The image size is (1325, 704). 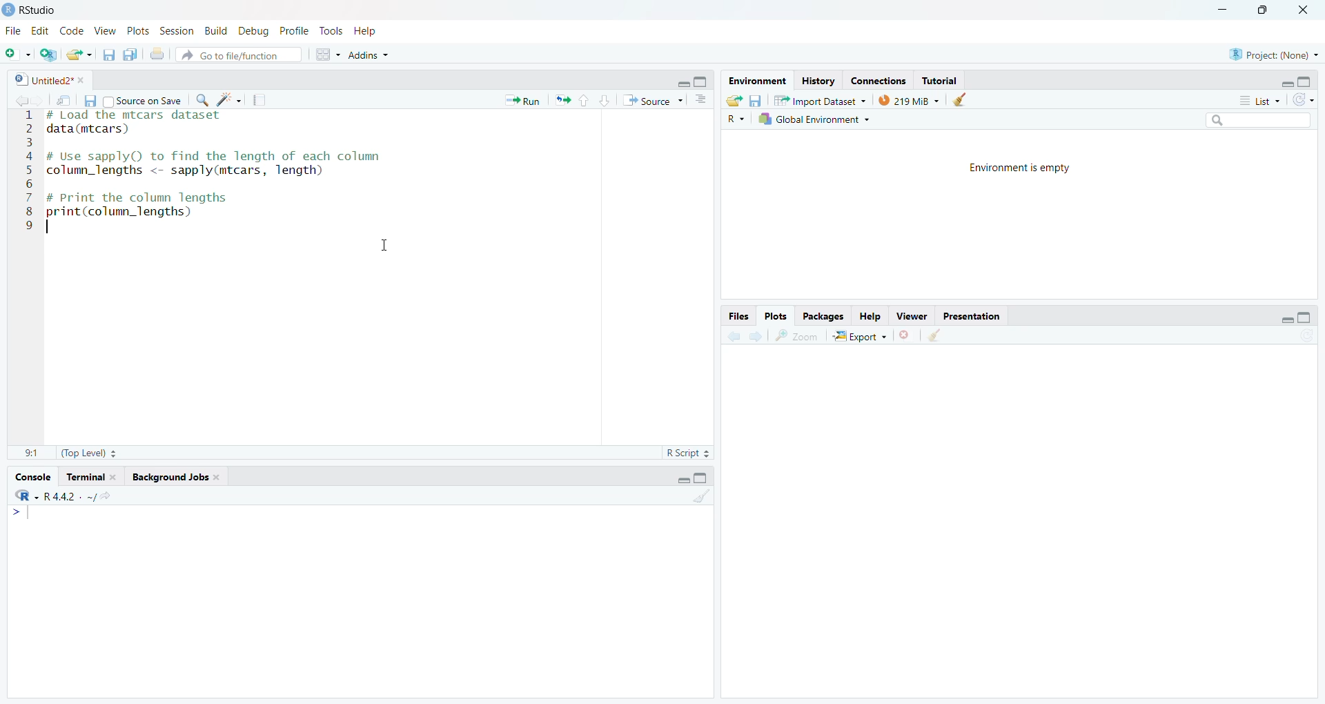 I want to click on Terminal, so click(x=91, y=477).